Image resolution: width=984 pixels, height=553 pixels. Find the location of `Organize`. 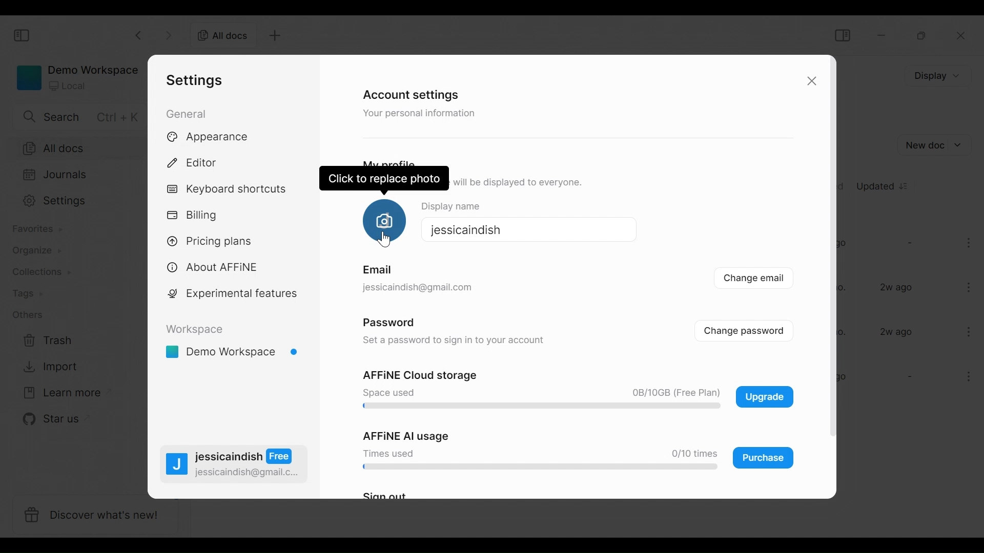

Organize is located at coordinates (39, 251).